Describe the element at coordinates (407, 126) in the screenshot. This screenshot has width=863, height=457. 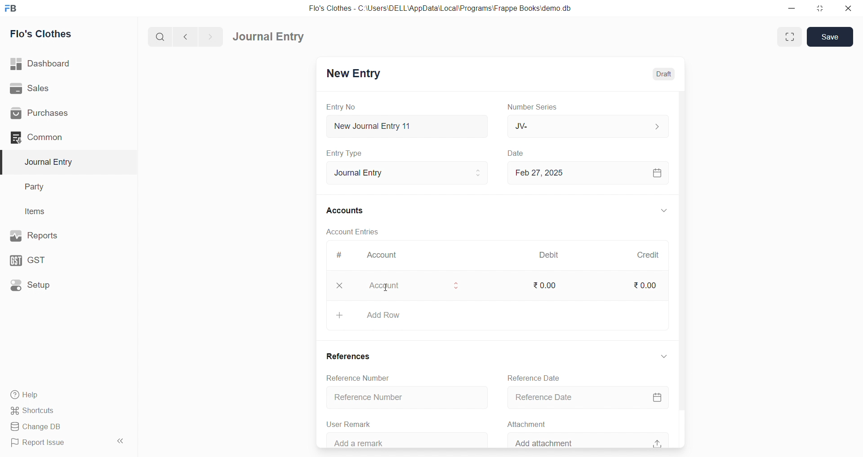
I see `New Journal Entry 11` at that location.